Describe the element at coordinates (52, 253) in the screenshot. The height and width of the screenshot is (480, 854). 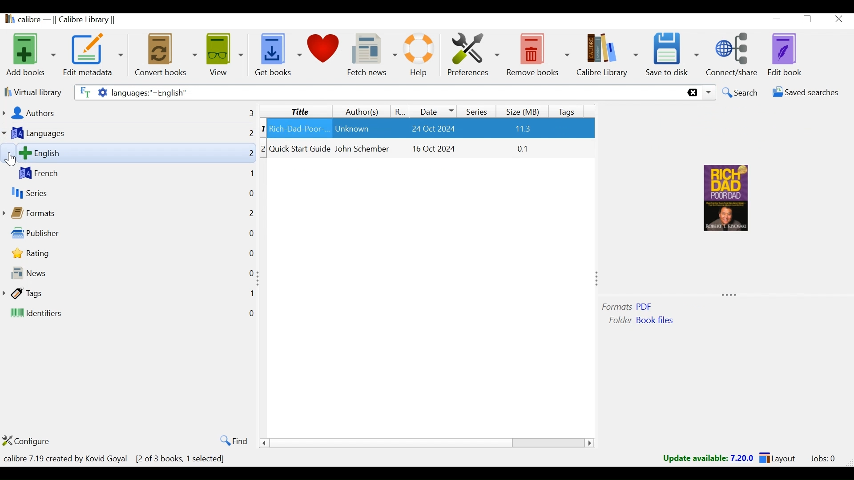
I see `Rating` at that location.